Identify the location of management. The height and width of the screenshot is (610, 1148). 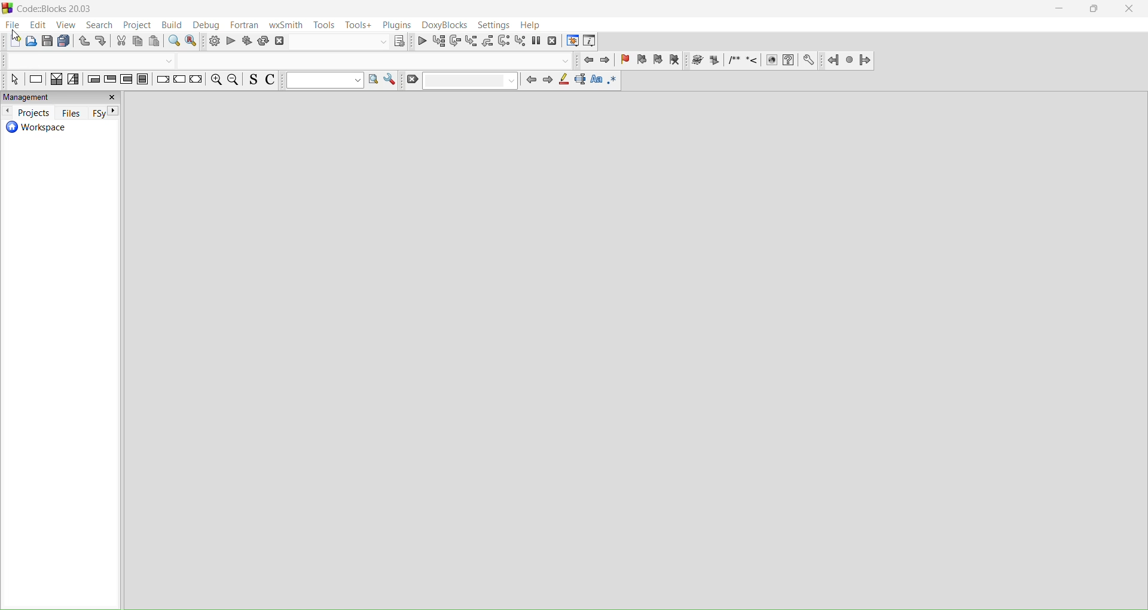
(62, 97).